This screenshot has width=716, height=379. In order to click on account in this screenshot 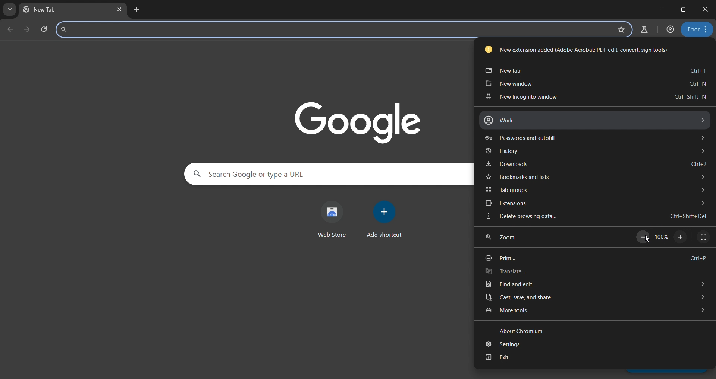, I will do `click(671, 29)`.